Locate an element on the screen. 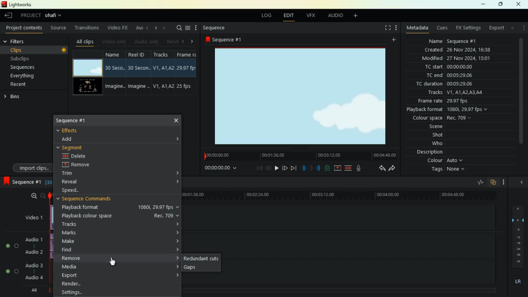 The height and width of the screenshot is (297, 528). menu is located at coordinates (188, 28).